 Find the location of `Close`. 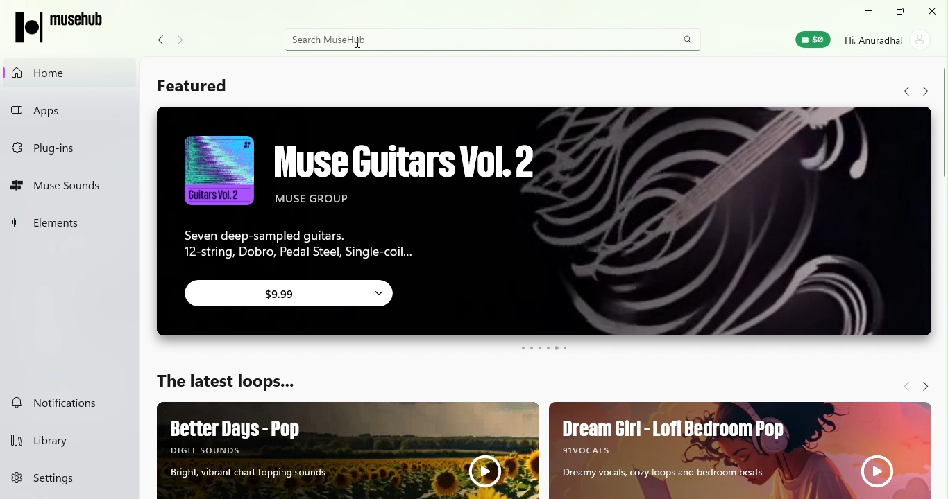

Close is located at coordinates (933, 12).